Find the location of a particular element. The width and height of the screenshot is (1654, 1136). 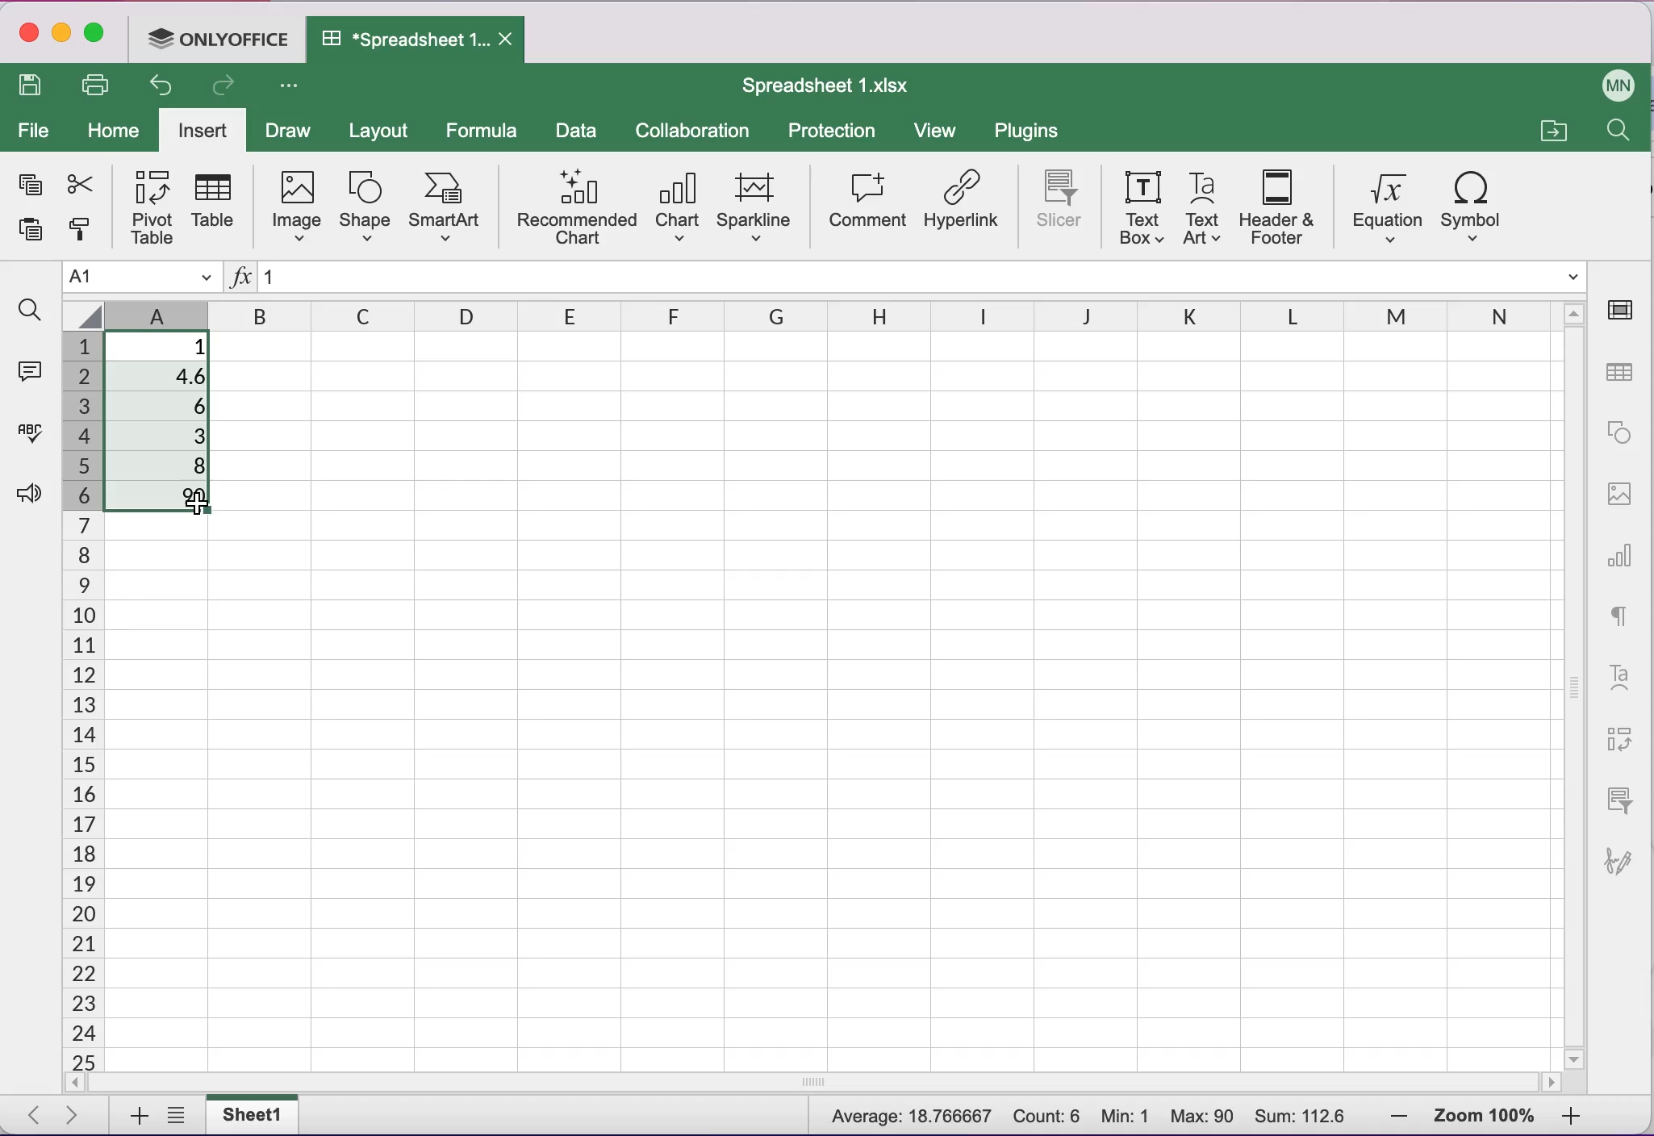

chart is located at coordinates (1622, 562).